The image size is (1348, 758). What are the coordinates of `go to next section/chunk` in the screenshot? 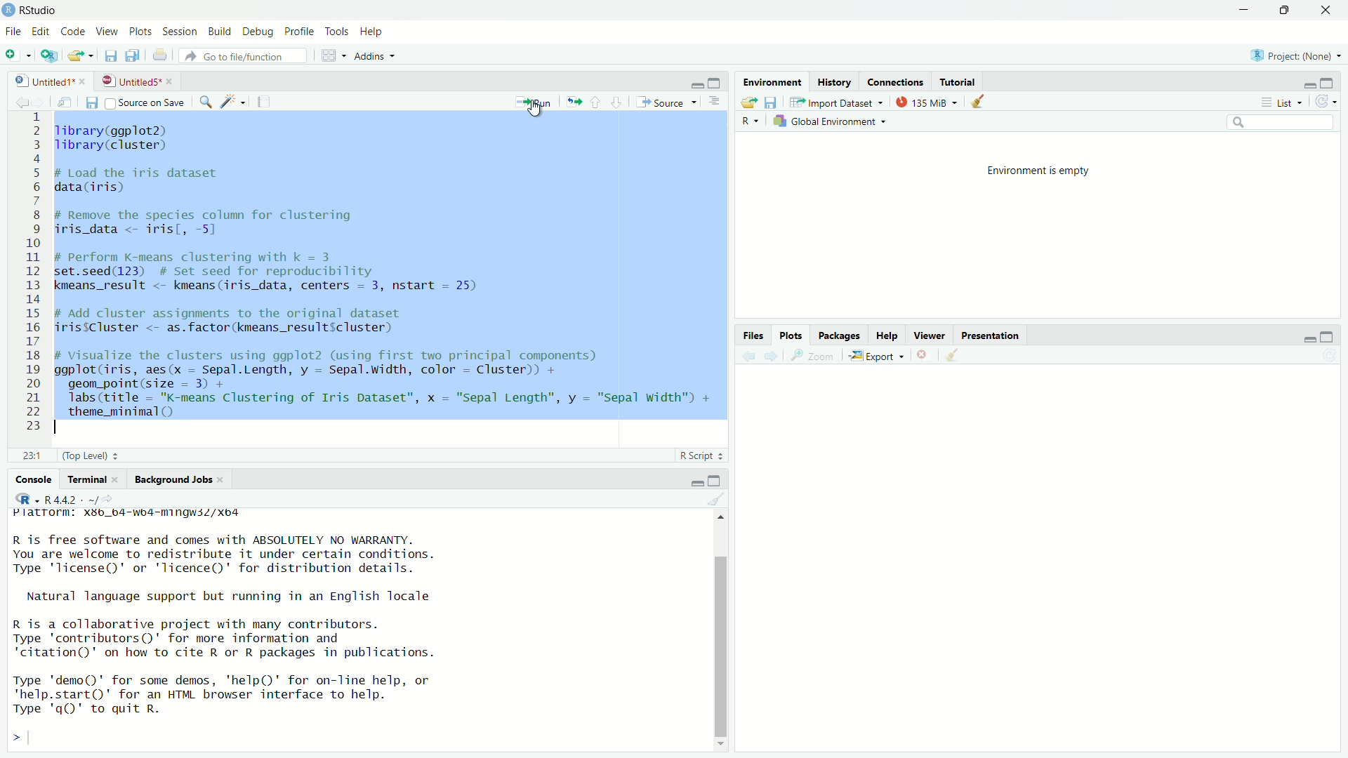 It's located at (618, 103).